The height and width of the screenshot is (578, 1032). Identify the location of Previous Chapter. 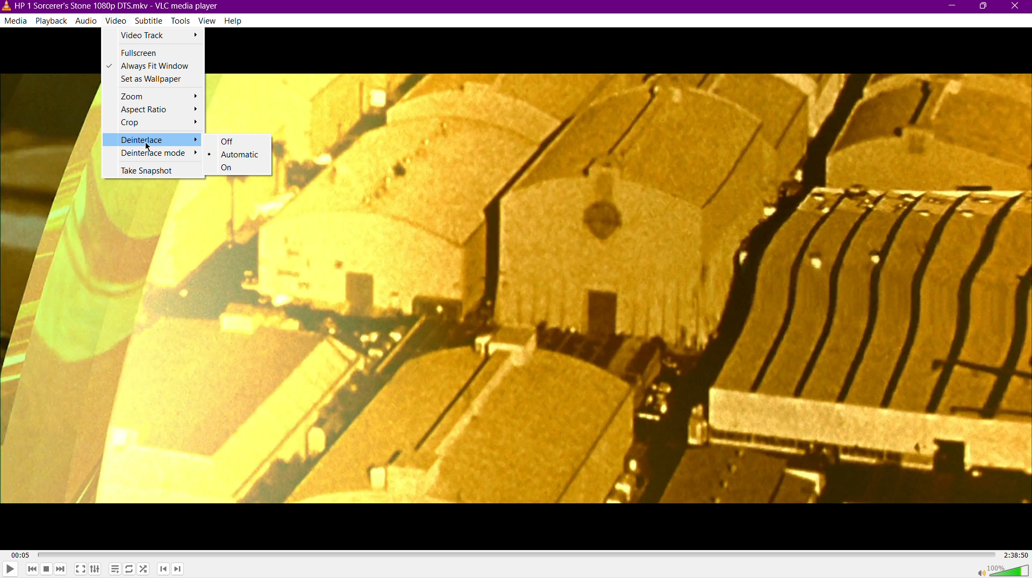
(164, 569).